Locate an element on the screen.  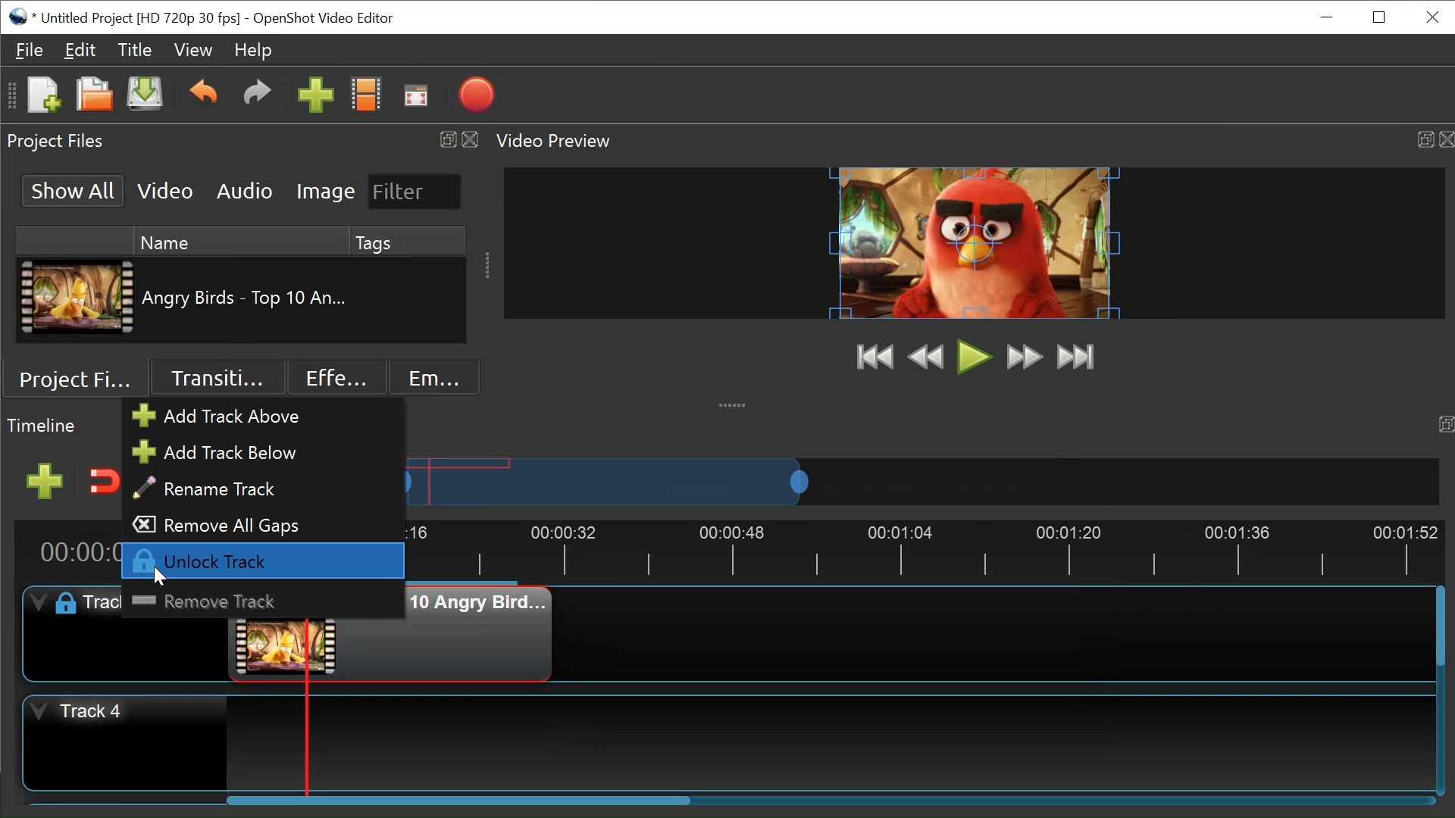
Project Name is located at coordinates (139, 19).